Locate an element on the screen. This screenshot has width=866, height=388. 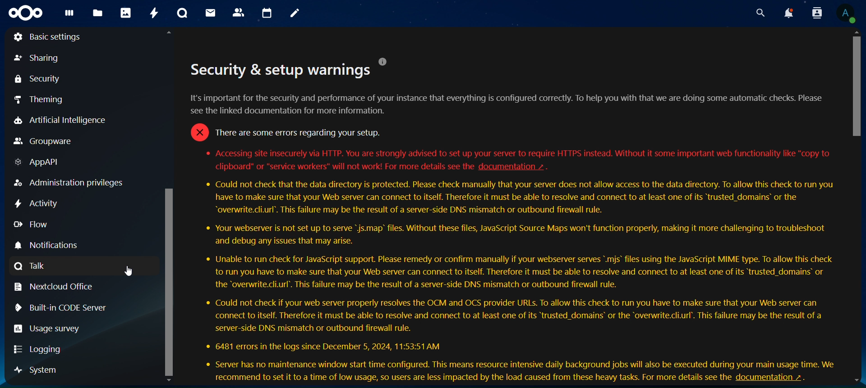
sharing is located at coordinates (49, 61).